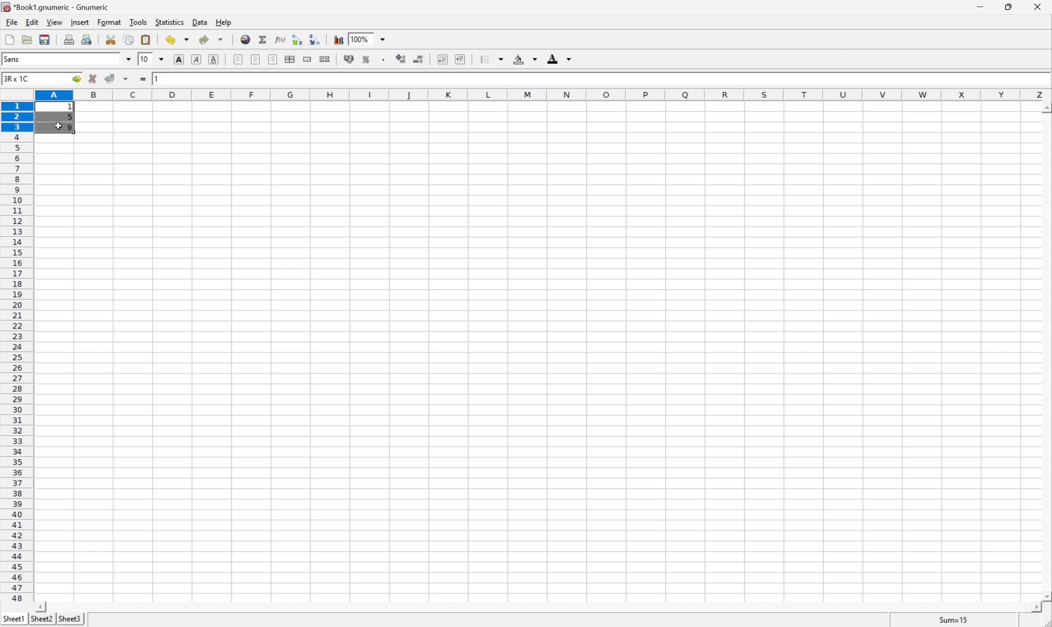 The width and height of the screenshot is (1052, 627). Describe the element at coordinates (72, 107) in the screenshot. I see `1` at that location.